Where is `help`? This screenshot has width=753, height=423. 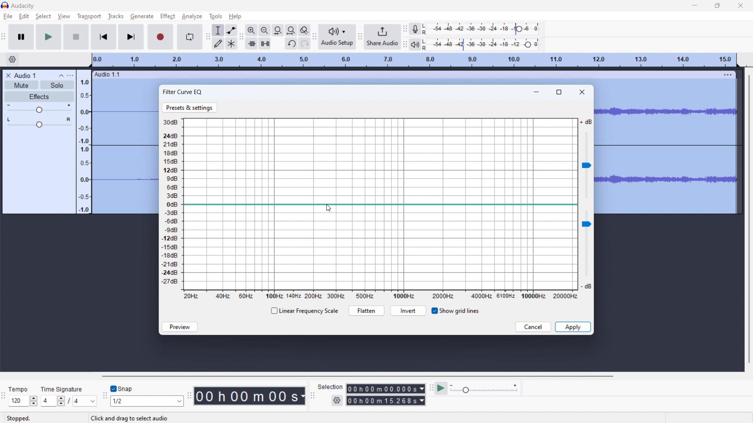 help is located at coordinates (236, 16).